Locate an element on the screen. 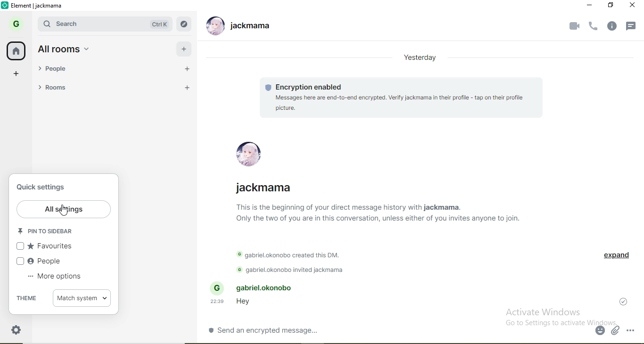 The width and height of the screenshot is (644, 344). jackmama is located at coordinates (252, 27).